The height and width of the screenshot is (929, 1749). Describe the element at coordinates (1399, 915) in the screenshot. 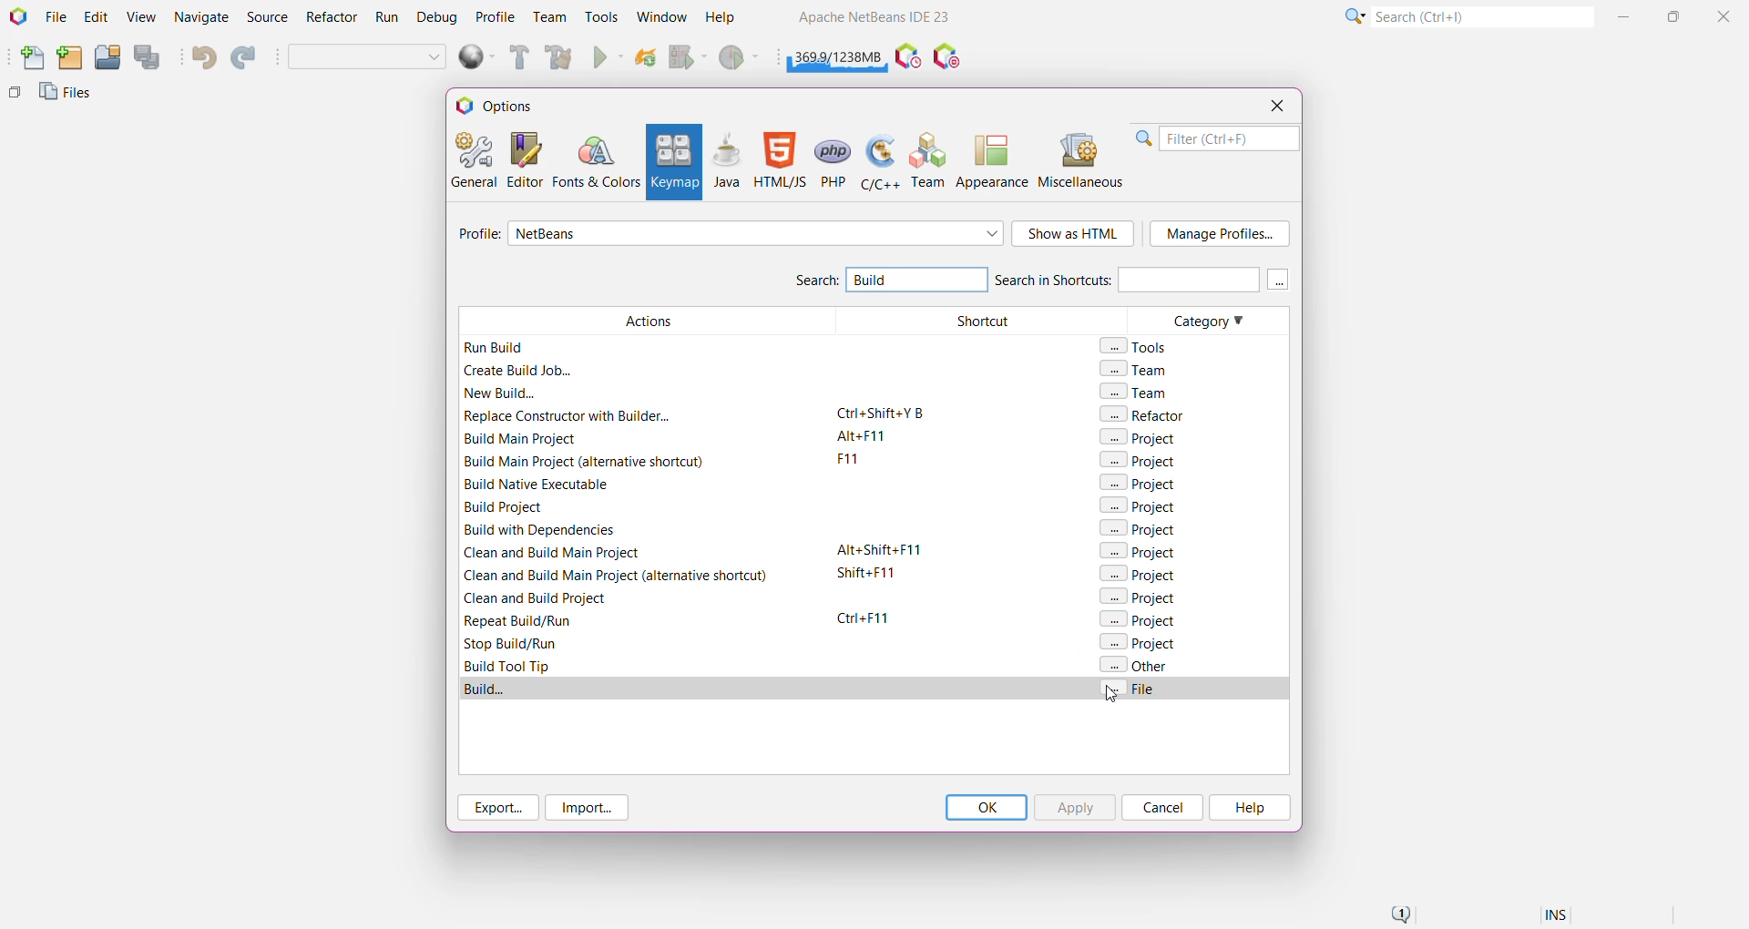

I see `Notifications` at that location.